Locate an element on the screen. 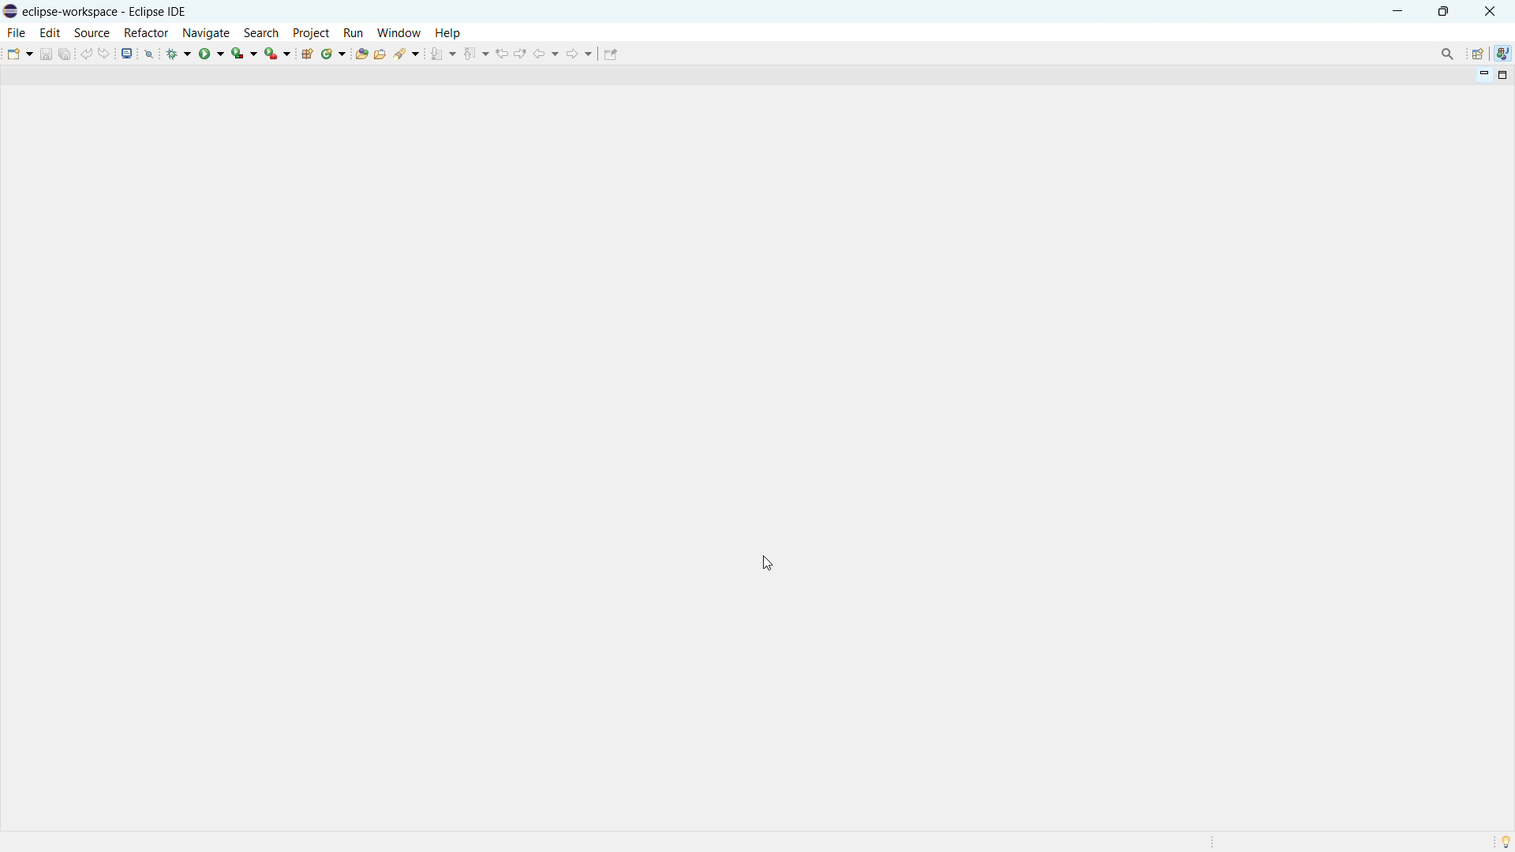 The image size is (1515, 852). refactor is located at coordinates (147, 34).